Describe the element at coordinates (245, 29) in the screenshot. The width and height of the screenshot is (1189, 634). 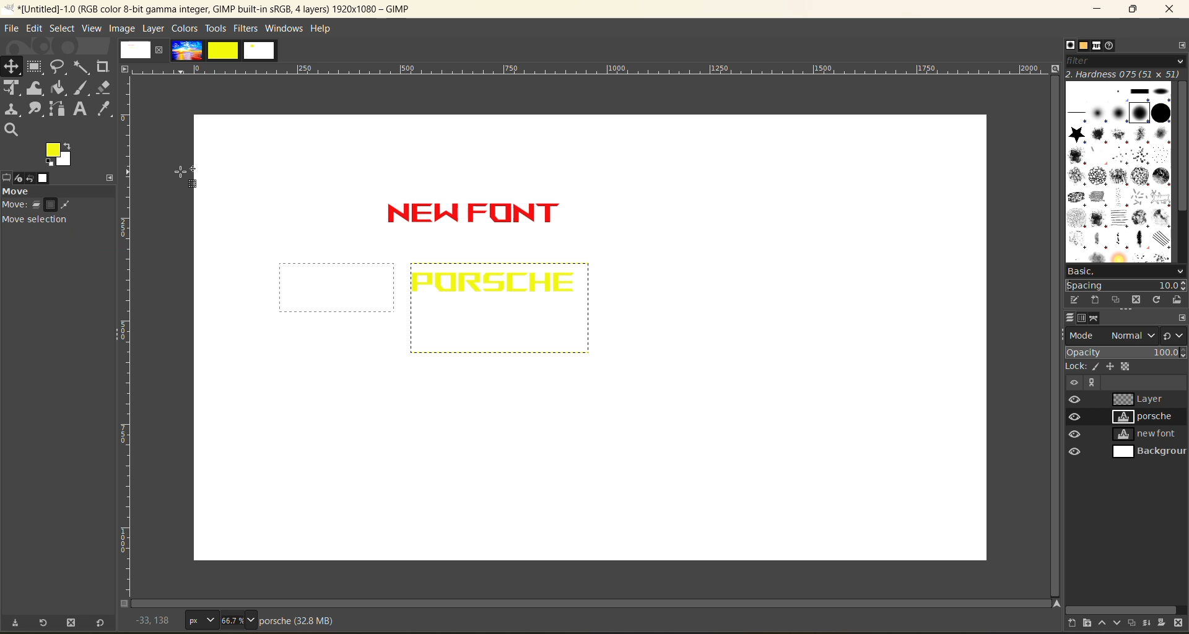
I see `filters` at that location.